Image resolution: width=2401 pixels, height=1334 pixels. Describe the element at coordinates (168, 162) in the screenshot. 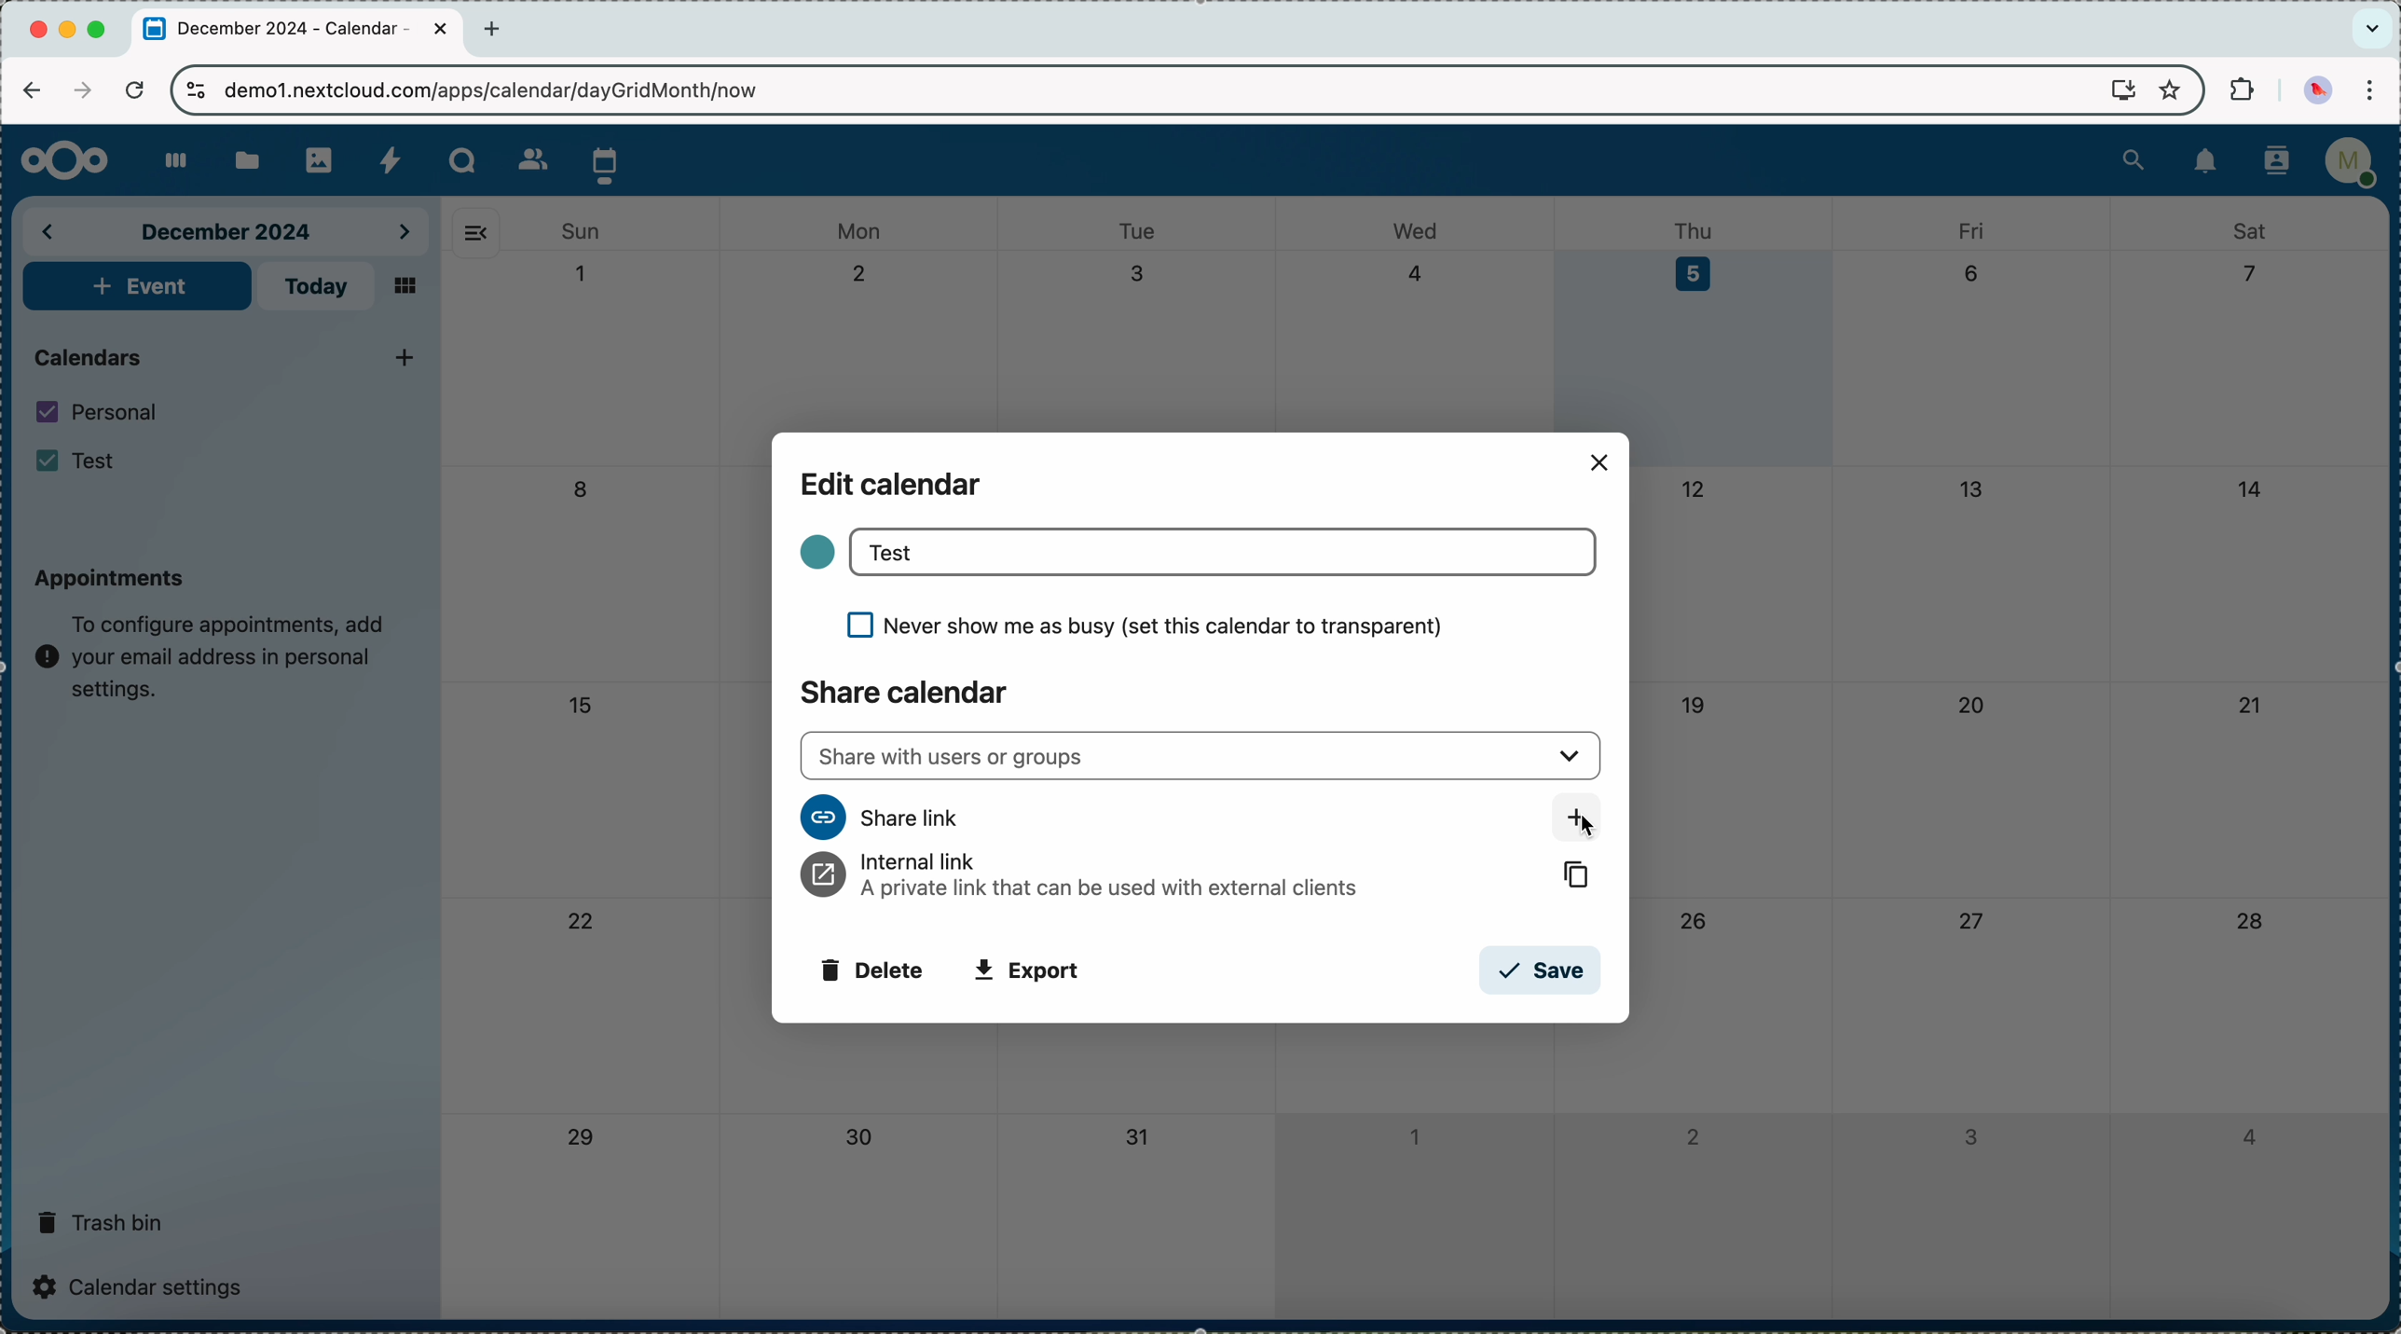

I see `dashboard` at that location.